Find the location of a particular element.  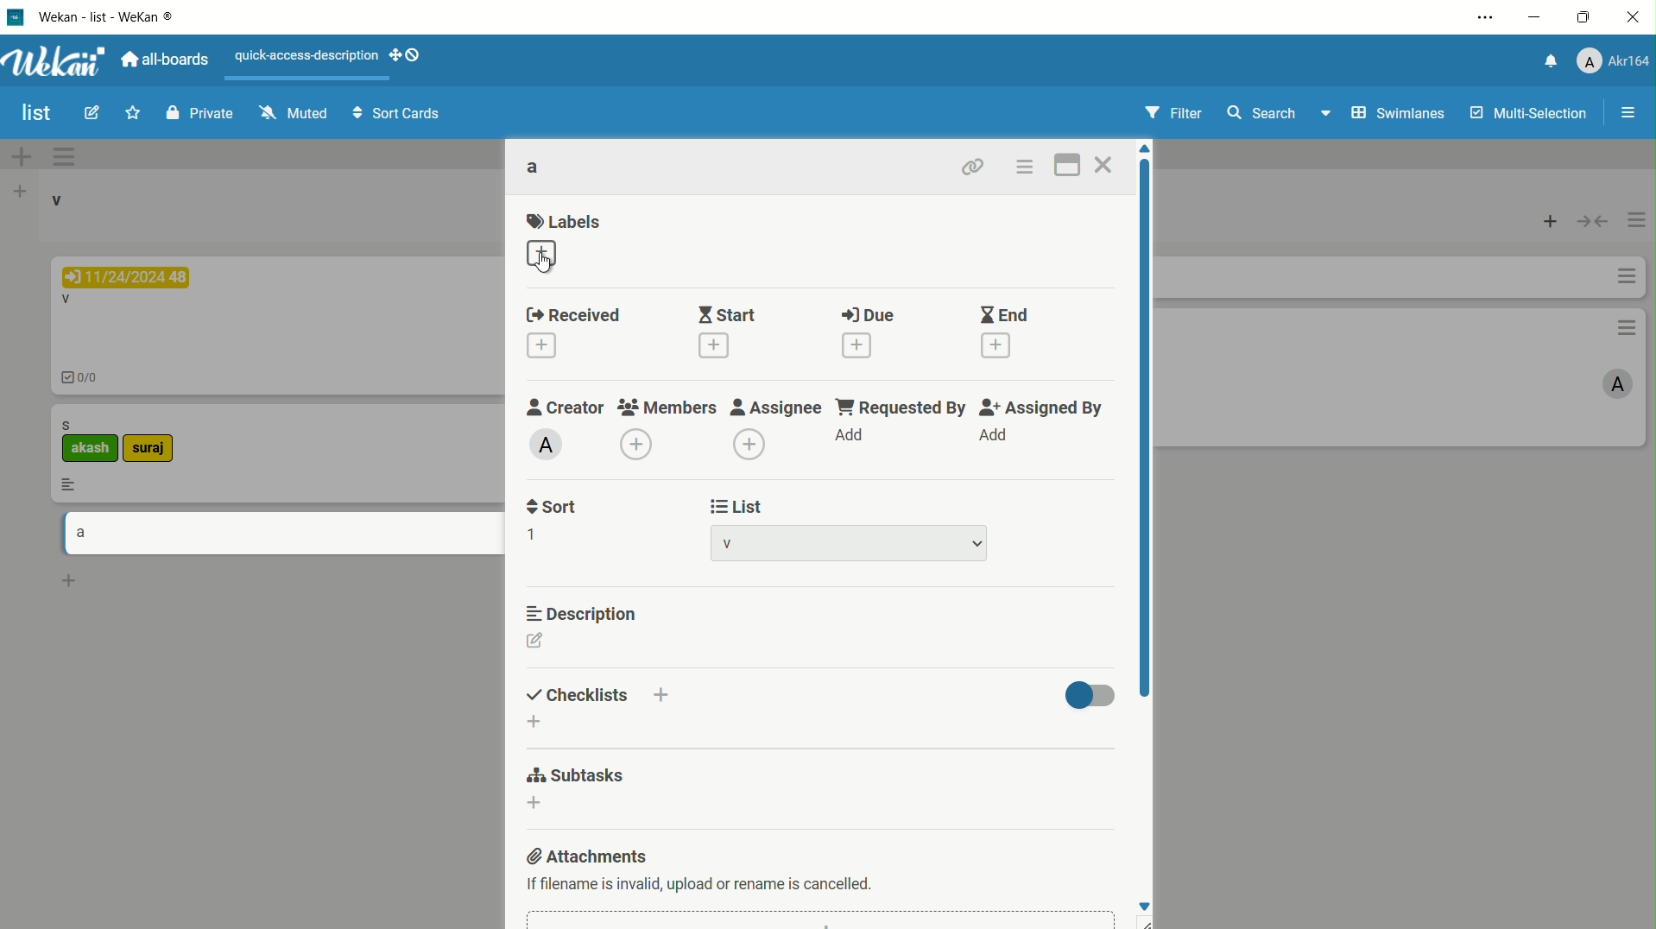

options is located at coordinates (62, 157).